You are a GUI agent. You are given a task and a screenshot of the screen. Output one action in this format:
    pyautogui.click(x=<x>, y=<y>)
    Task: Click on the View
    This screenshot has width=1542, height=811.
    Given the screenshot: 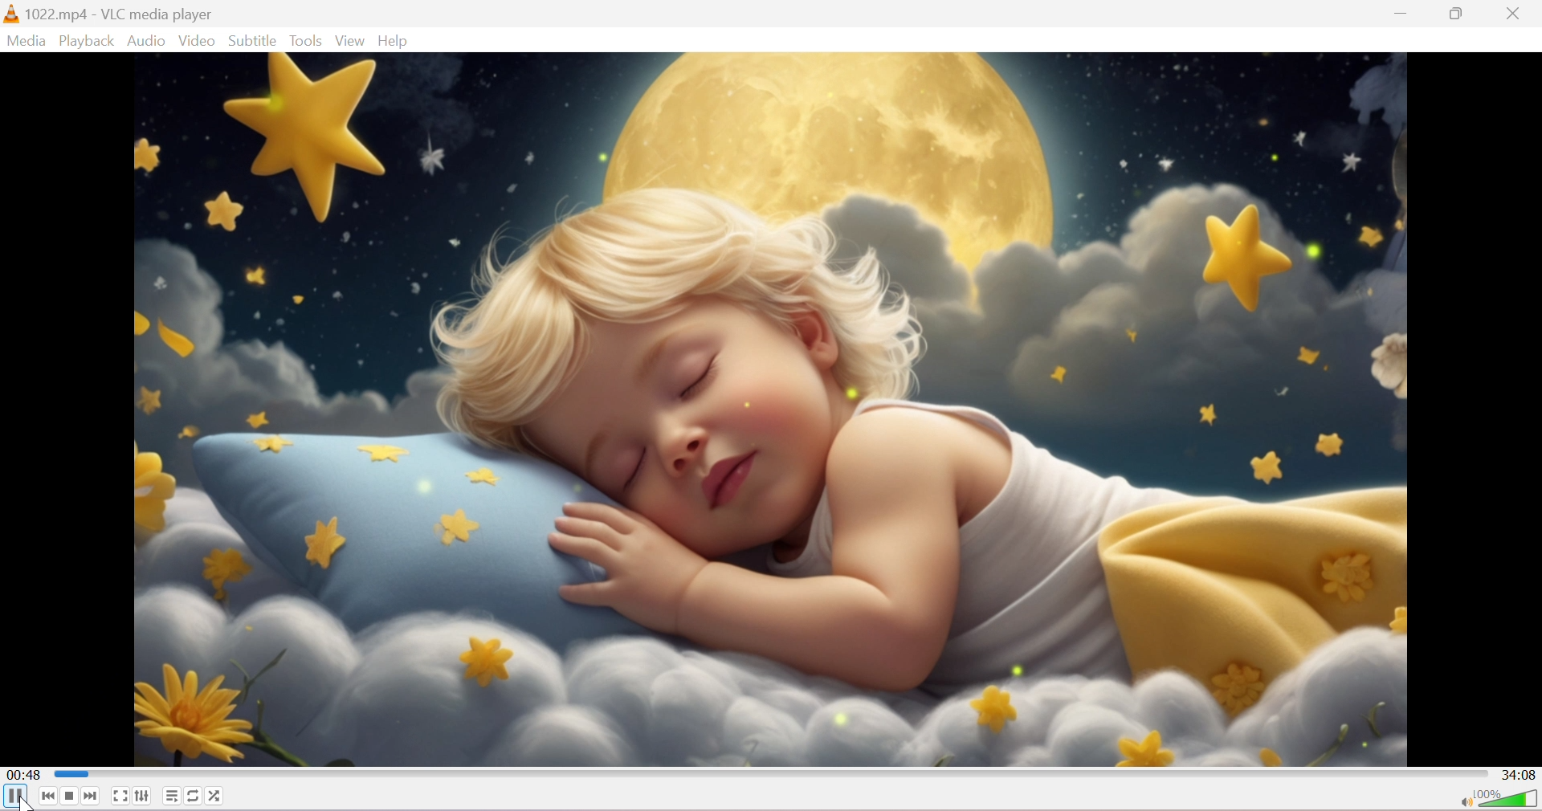 What is the action you would take?
    pyautogui.click(x=350, y=41)
    